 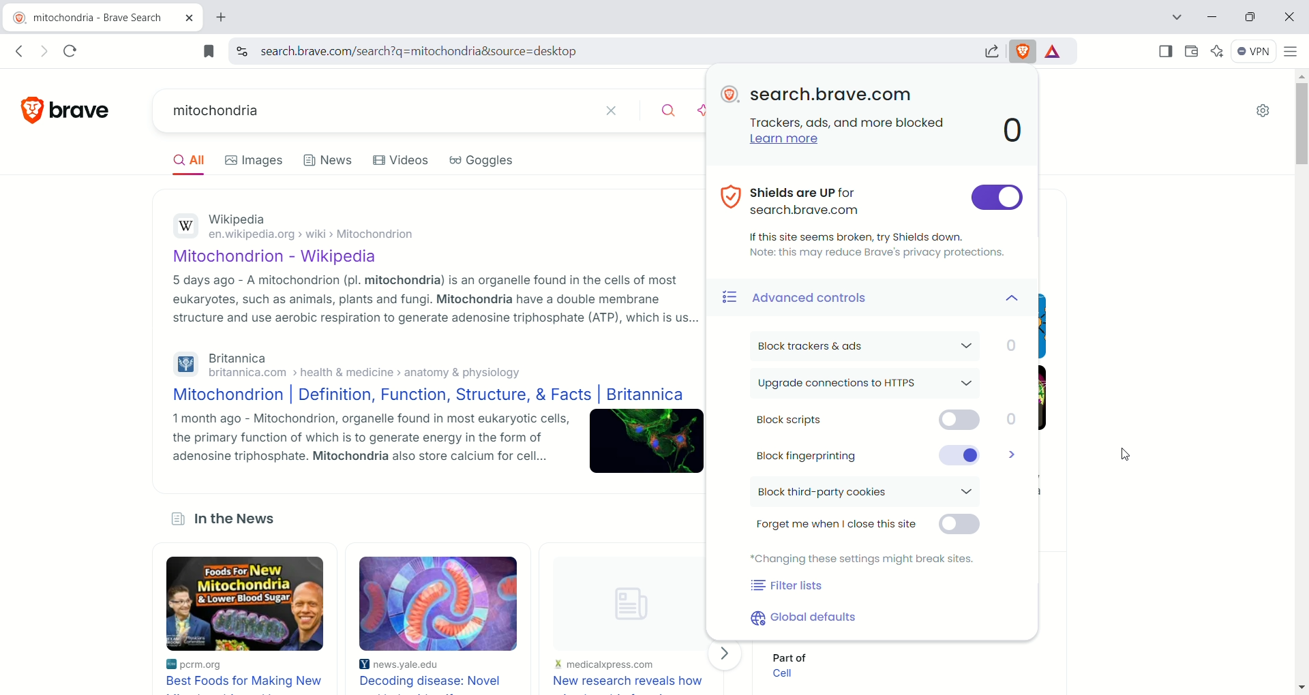 What do you see at coordinates (77, 112) in the screenshot?
I see `brave` at bounding box center [77, 112].